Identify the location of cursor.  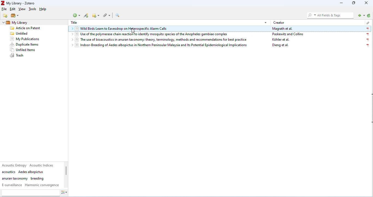
(134, 31).